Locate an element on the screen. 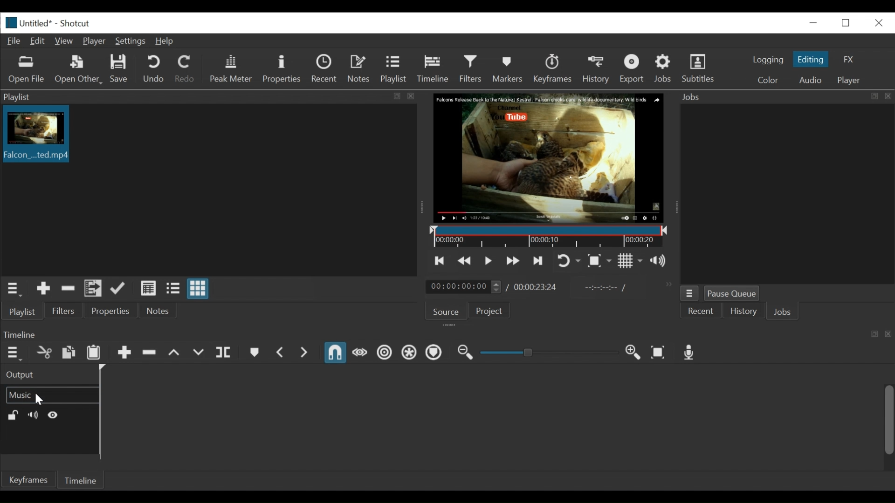 The image size is (895, 503). Project is located at coordinates (487, 310).